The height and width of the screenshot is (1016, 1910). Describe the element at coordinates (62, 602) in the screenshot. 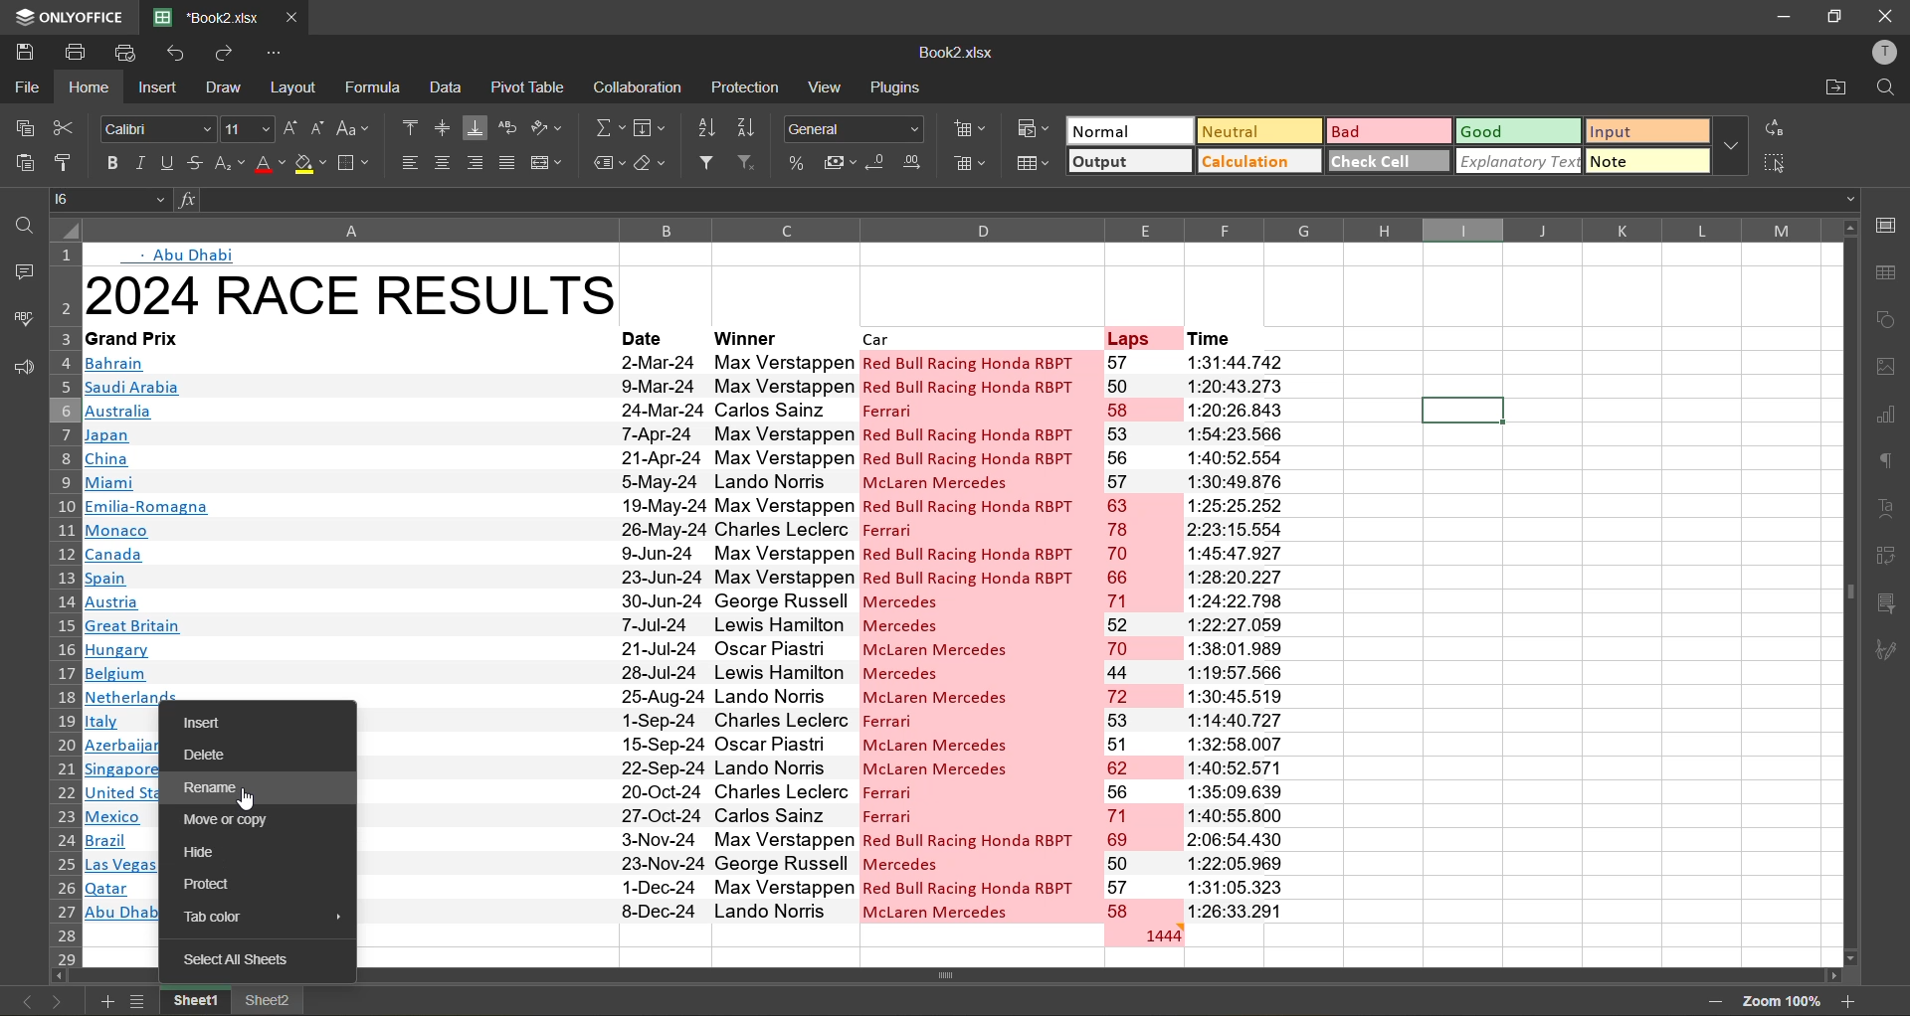

I see `row numbers` at that location.